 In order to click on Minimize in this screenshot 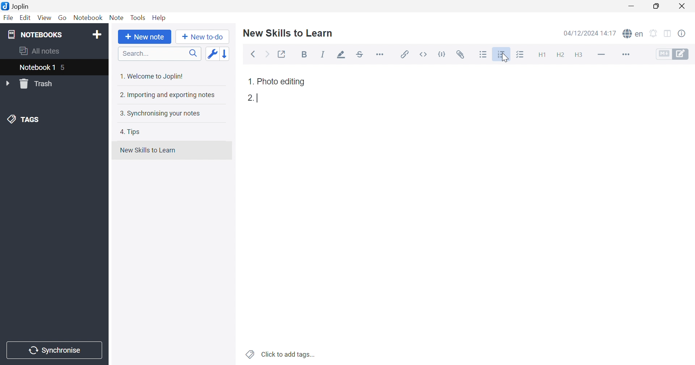, I will do `click(633, 6)`.